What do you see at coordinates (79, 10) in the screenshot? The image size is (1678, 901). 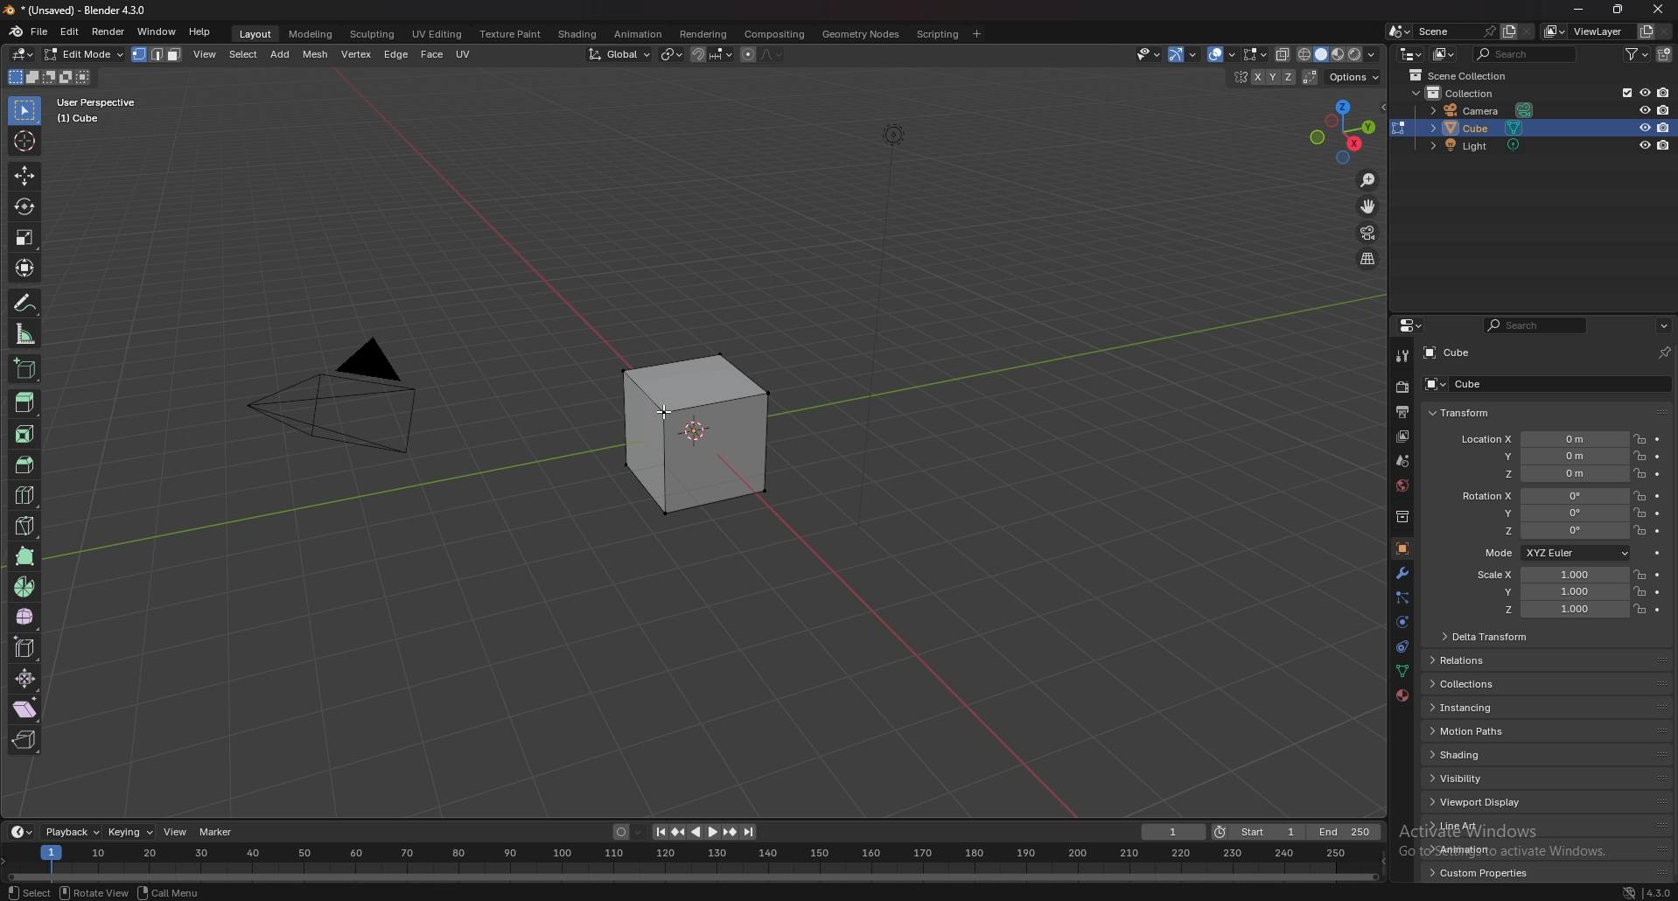 I see `title` at bounding box center [79, 10].